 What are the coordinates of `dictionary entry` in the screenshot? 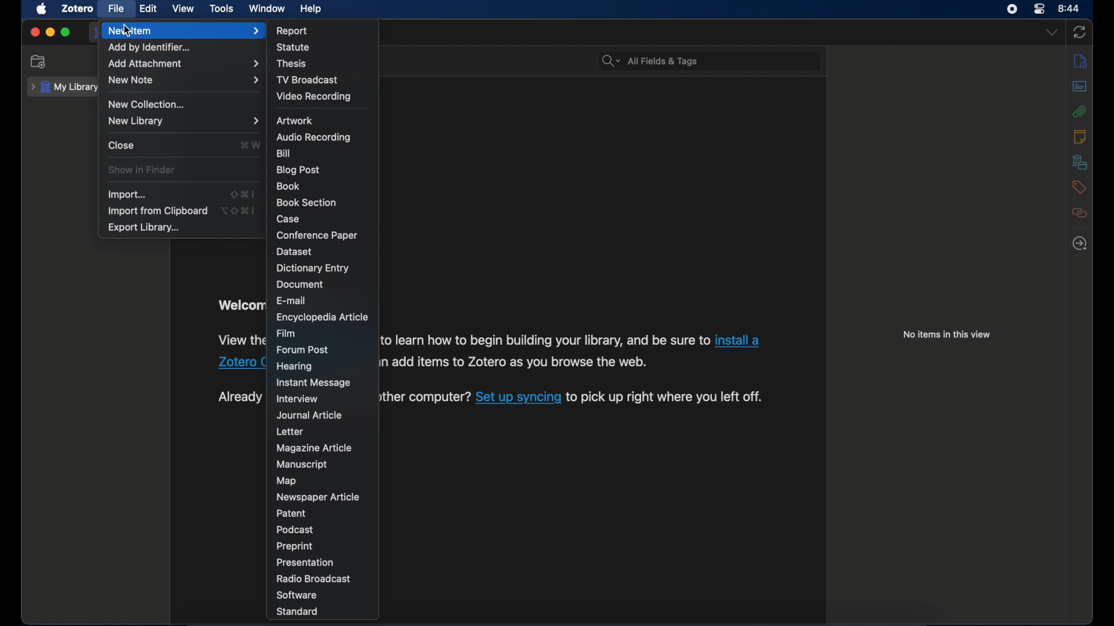 It's located at (313, 268).